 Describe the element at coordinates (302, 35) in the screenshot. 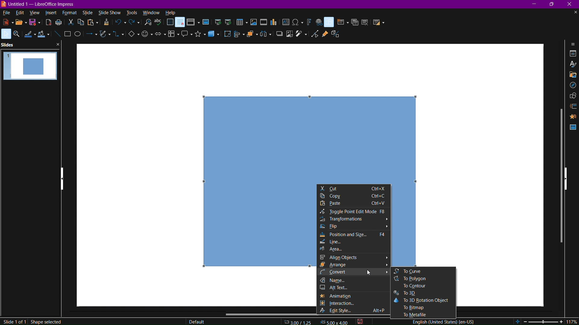

I see `Filter` at that location.